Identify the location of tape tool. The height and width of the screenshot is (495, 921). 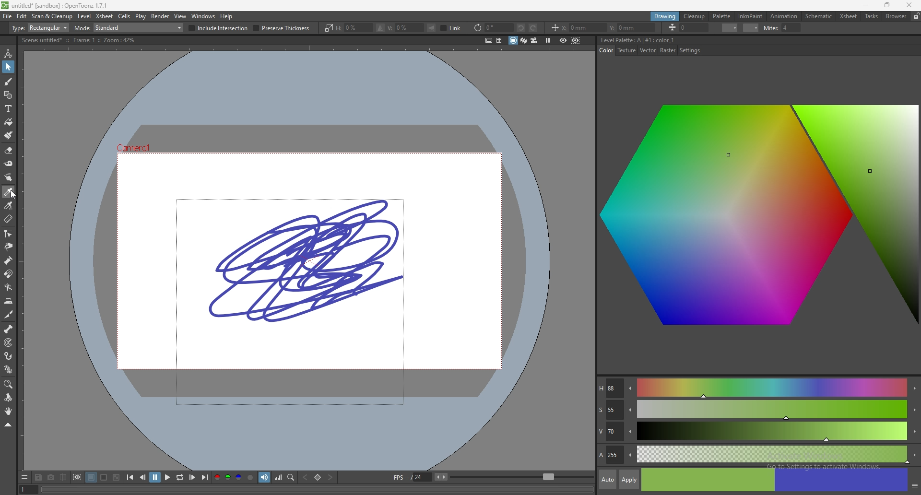
(9, 163).